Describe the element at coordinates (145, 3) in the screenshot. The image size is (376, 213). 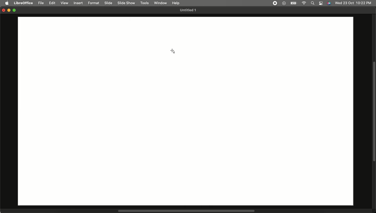
I see `Tools` at that location.